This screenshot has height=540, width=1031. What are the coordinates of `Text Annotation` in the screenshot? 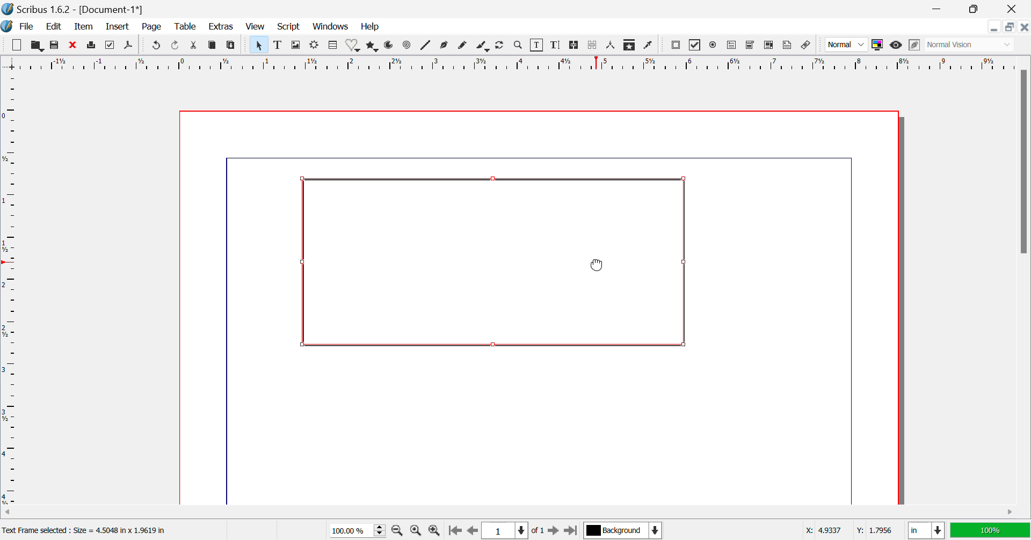 It's located at (788, 46).